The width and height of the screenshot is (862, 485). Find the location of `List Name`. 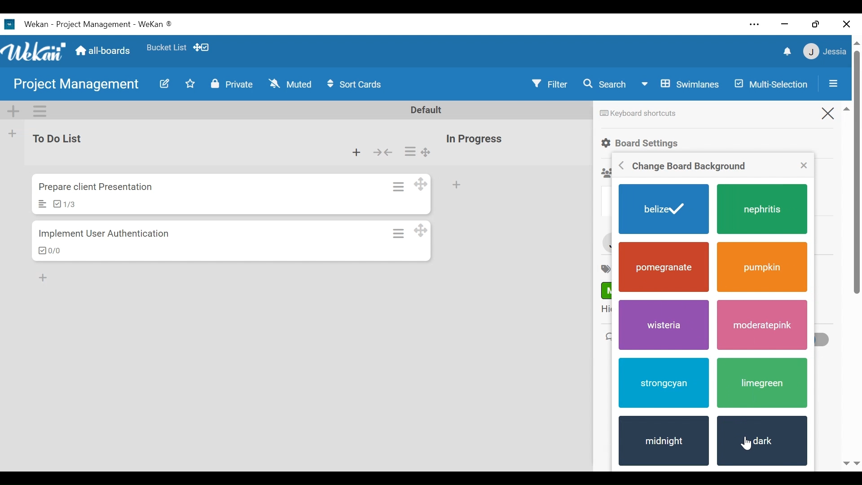

List Name is located at coordinates (474, 139).